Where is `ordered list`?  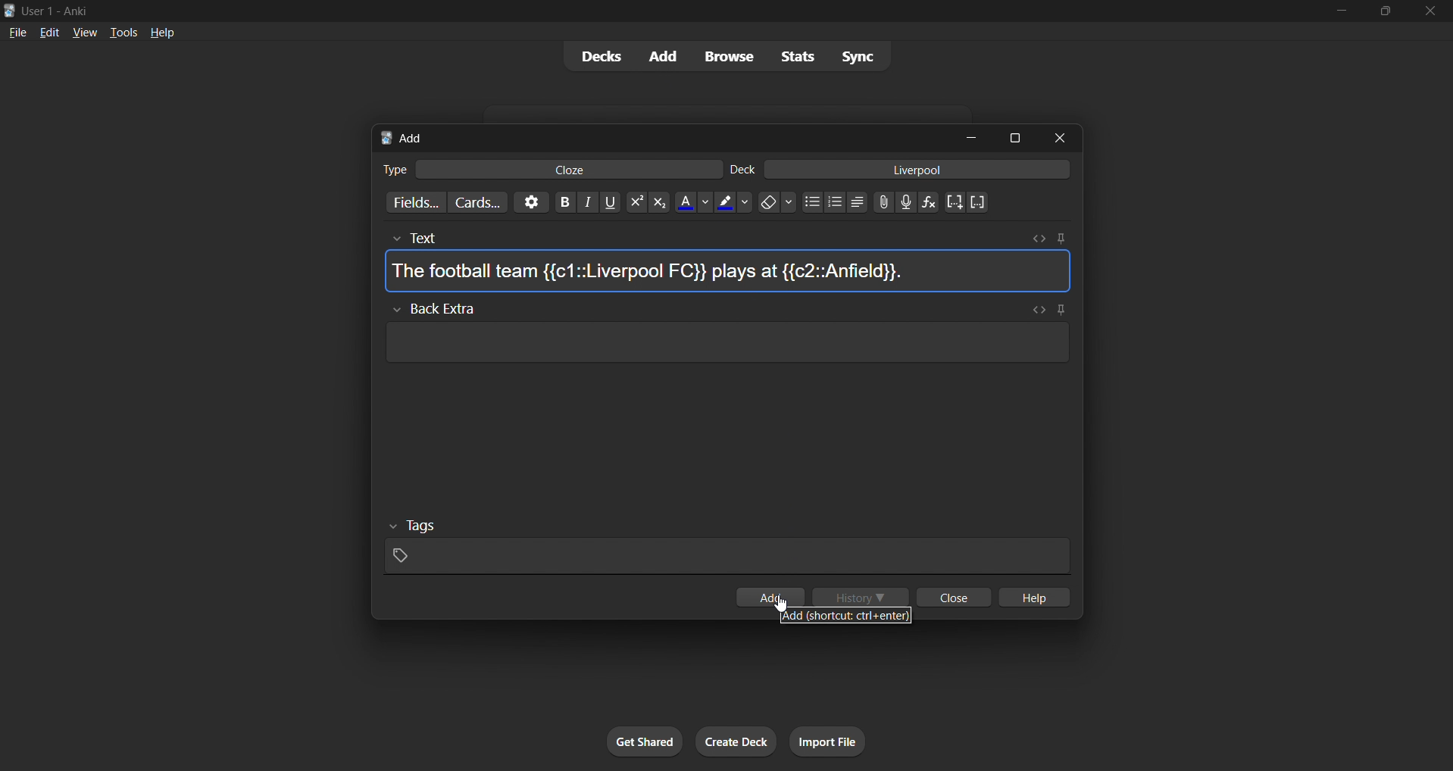 ordered list is located at coordinates (840, 203).